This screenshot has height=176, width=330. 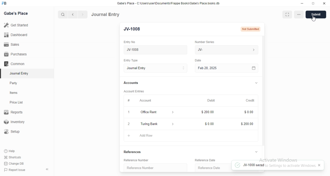 I want to click on ‘Gabe's Place - C\UsersiuserDocuments\Frappe Books\Gabe's Place books db, so click(x=172, y=3).